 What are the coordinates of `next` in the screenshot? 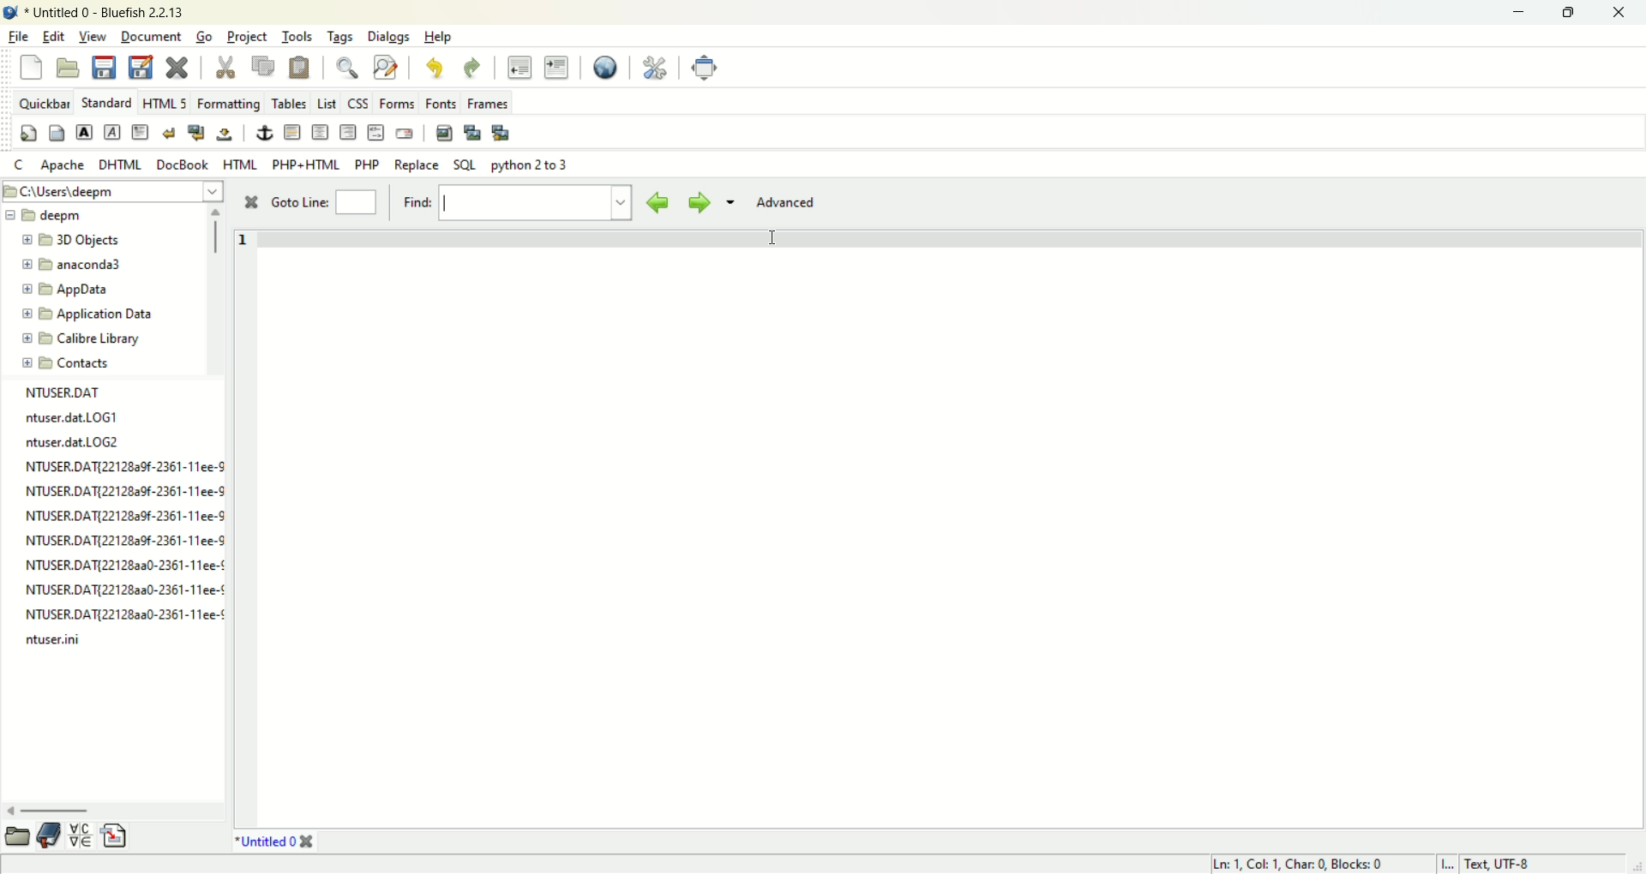 It's located at (695, 201).